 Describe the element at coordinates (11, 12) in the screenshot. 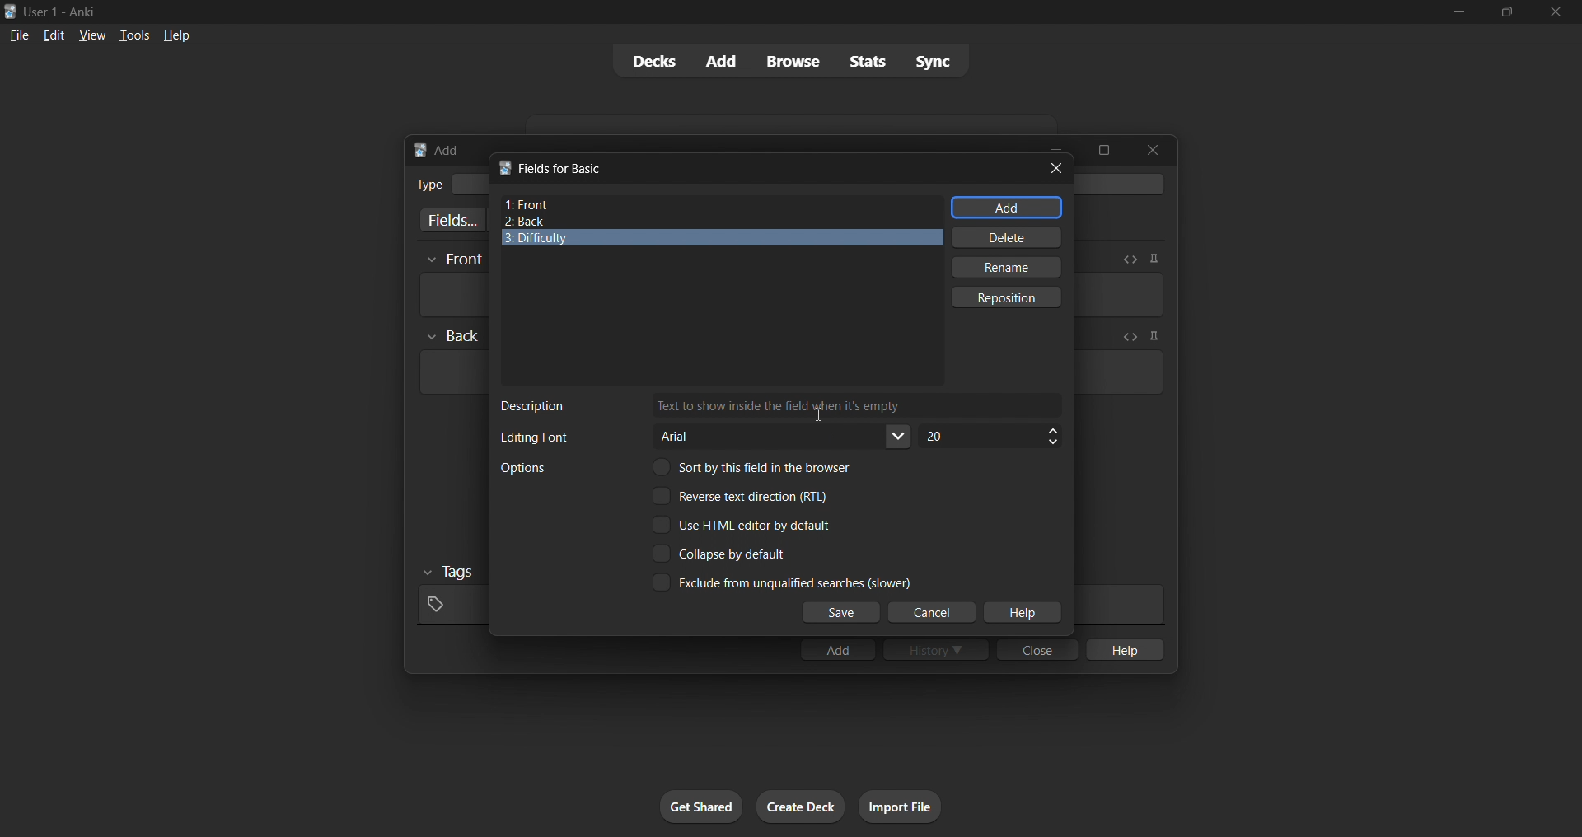

I see `Anki logo` at that location.